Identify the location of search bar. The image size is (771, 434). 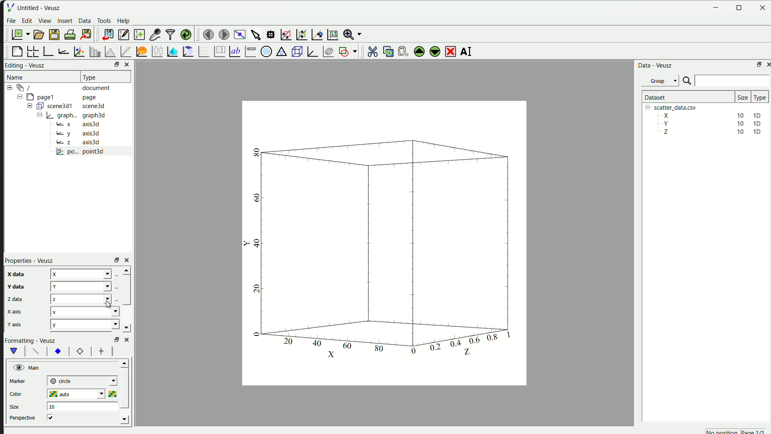
(733, 81).